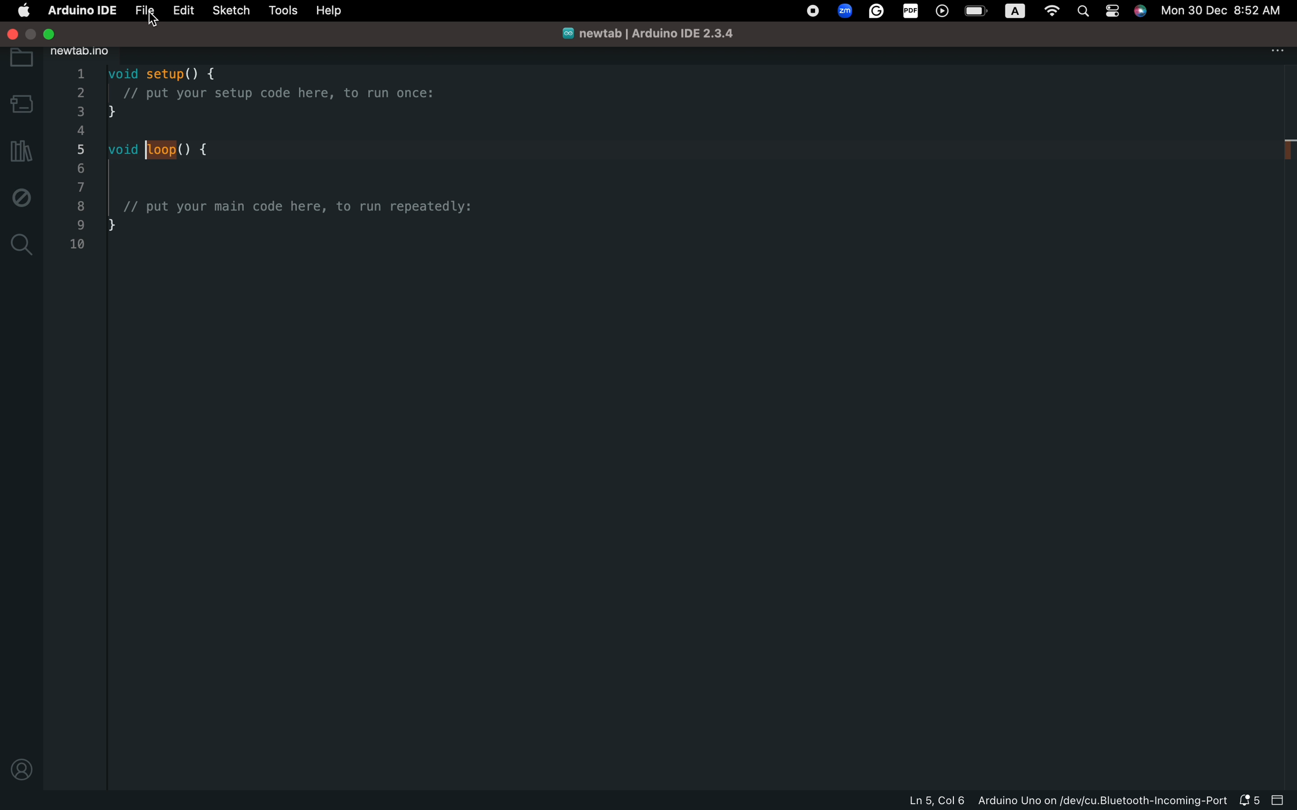 The height and width of the screenshot is (810, 1297). I want to click on battery, so click(977, 11).